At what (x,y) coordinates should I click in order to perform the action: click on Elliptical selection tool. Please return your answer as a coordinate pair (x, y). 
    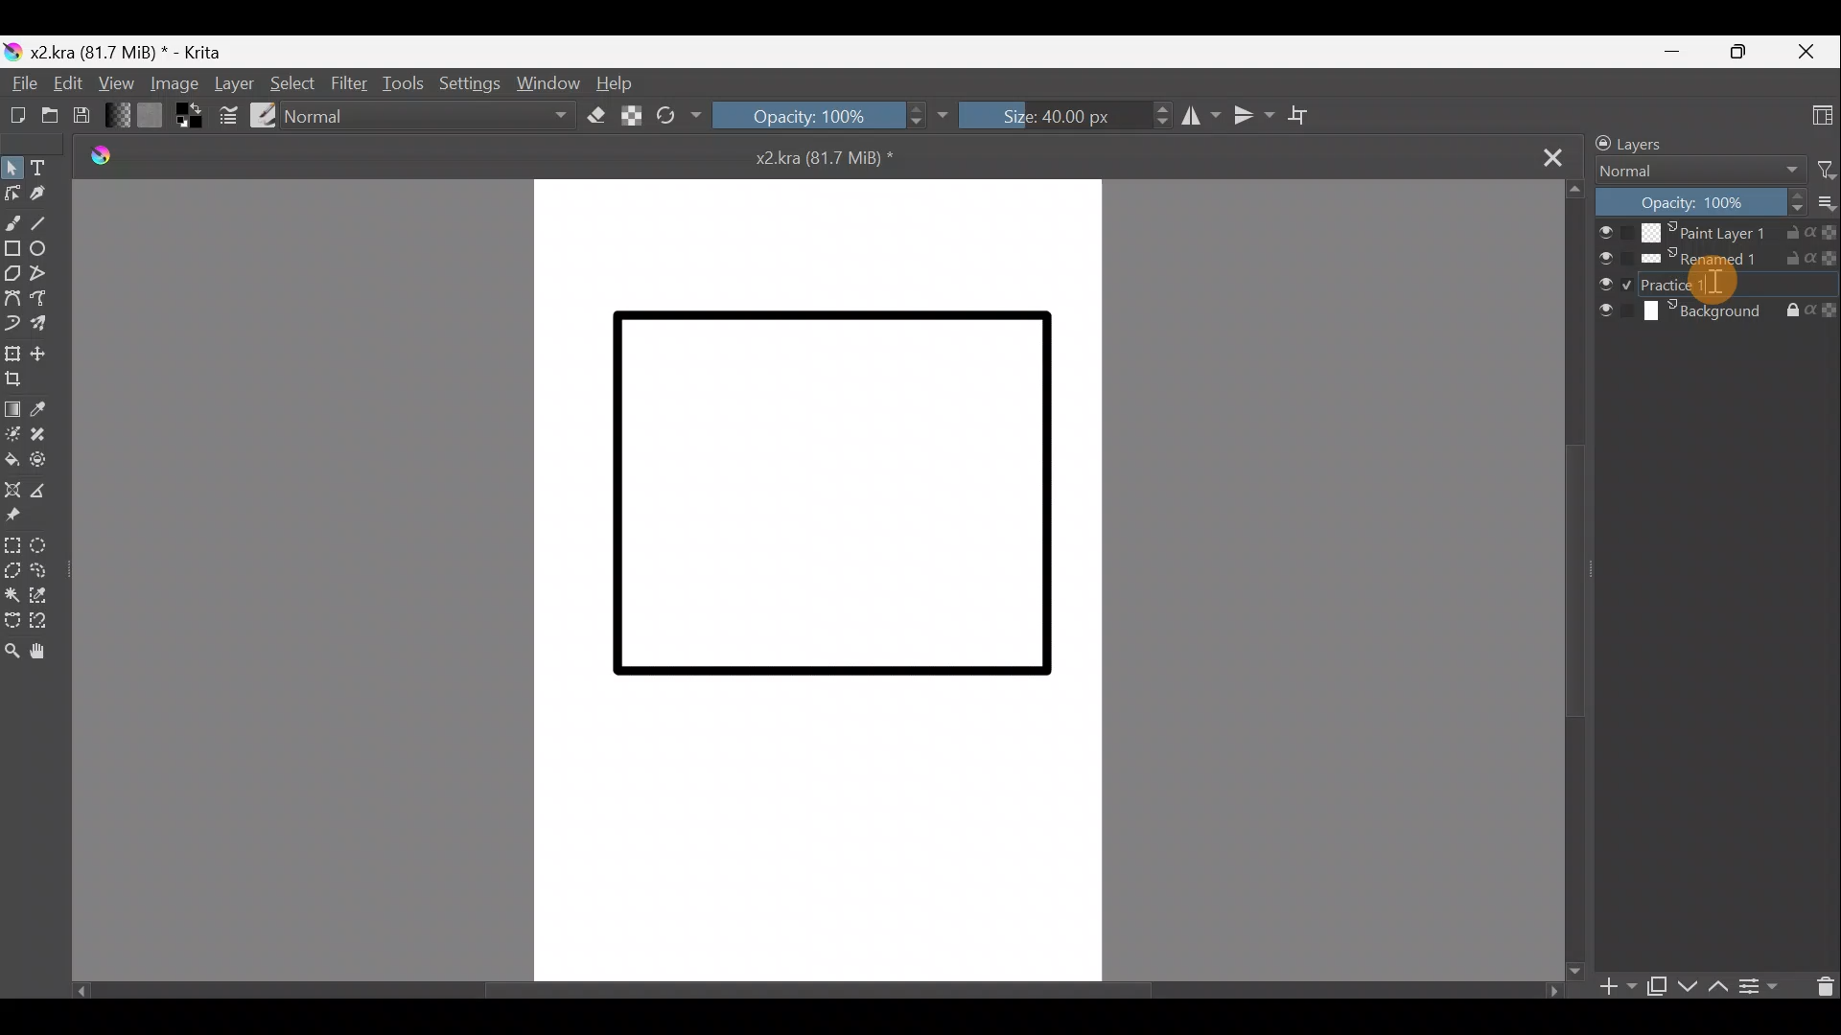
    Looking at the image, I should click on (43, 545).